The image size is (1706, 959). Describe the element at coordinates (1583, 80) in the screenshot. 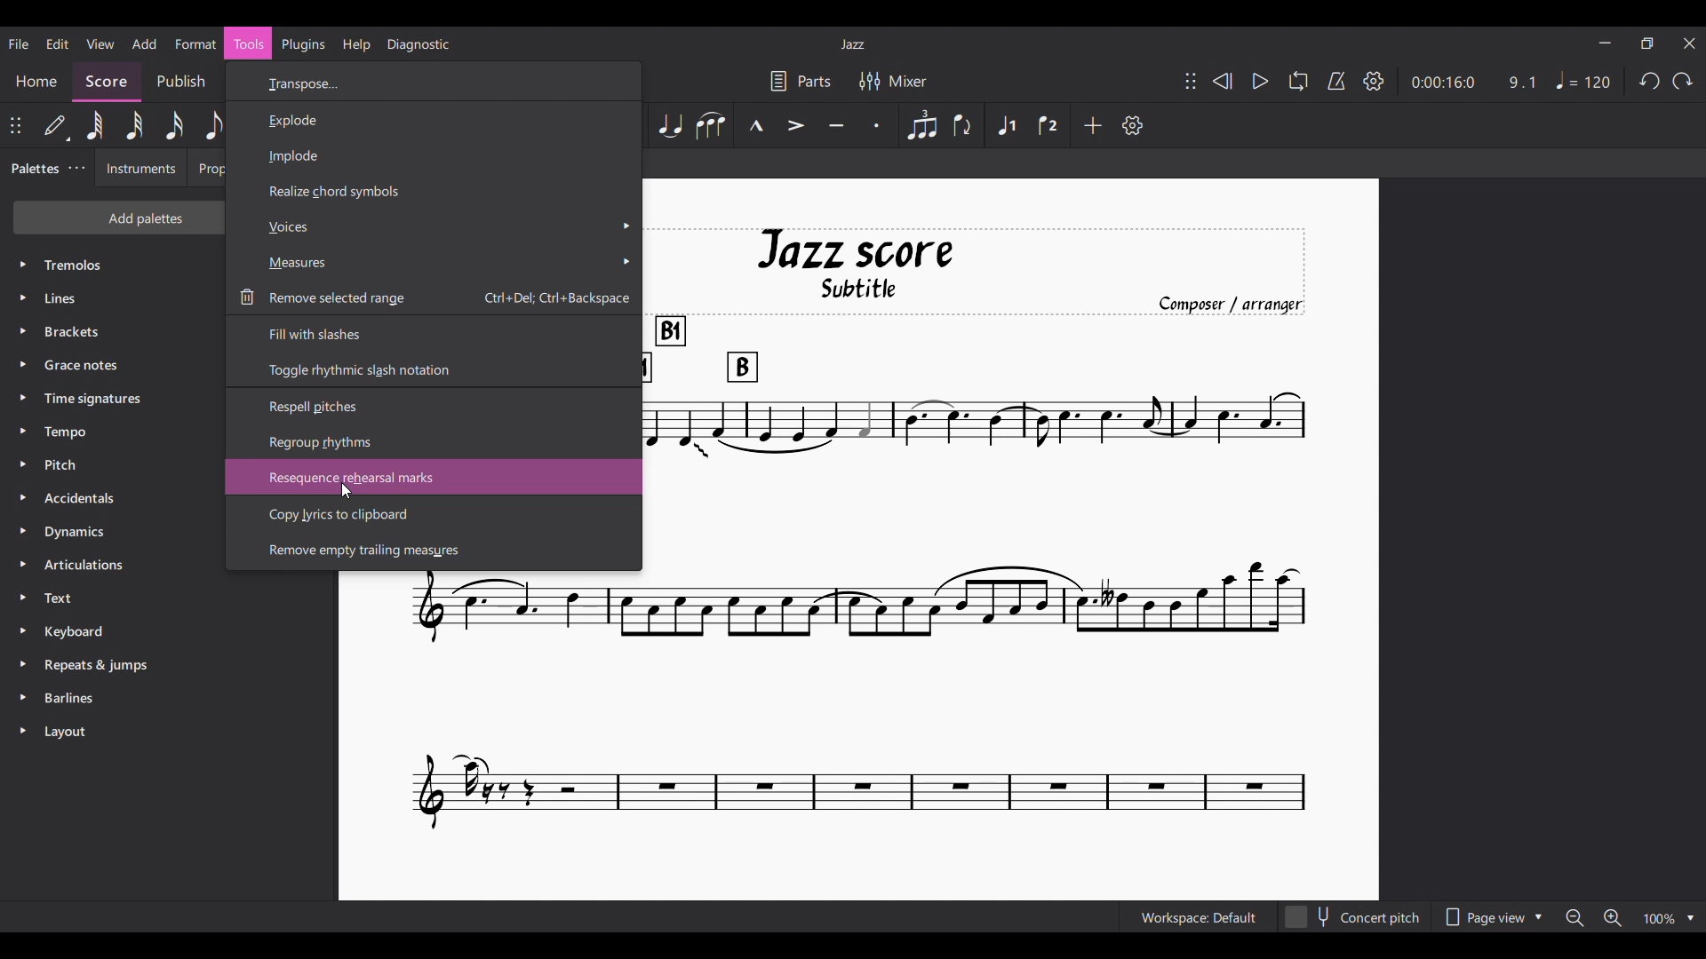

I see `Tempo` at that location.